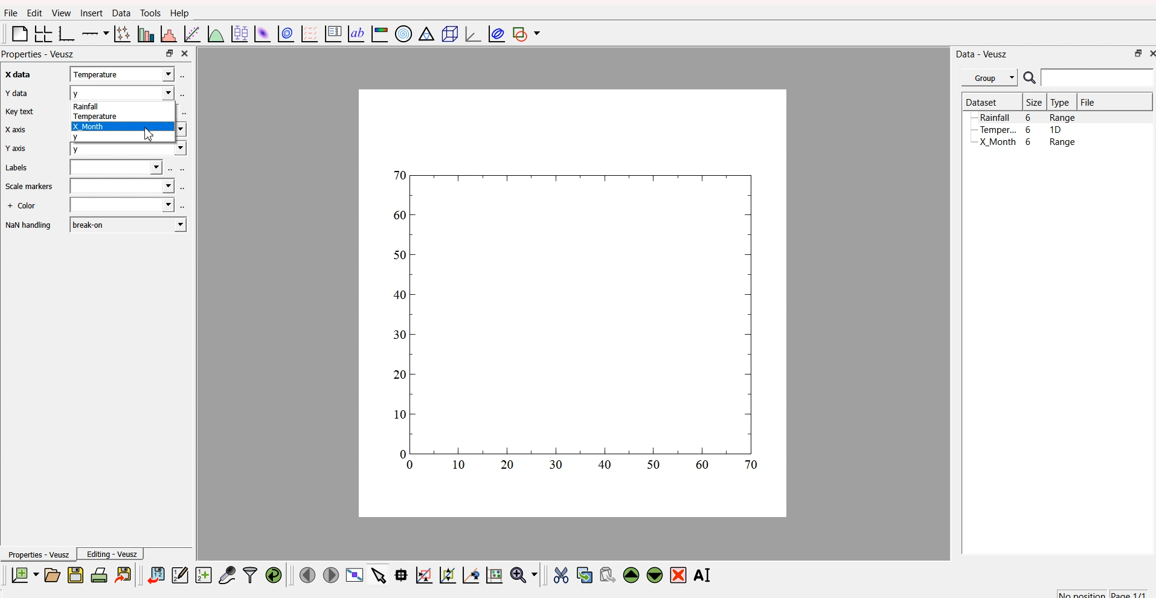  I want to click on Data - Veusz, so click(983, 53).